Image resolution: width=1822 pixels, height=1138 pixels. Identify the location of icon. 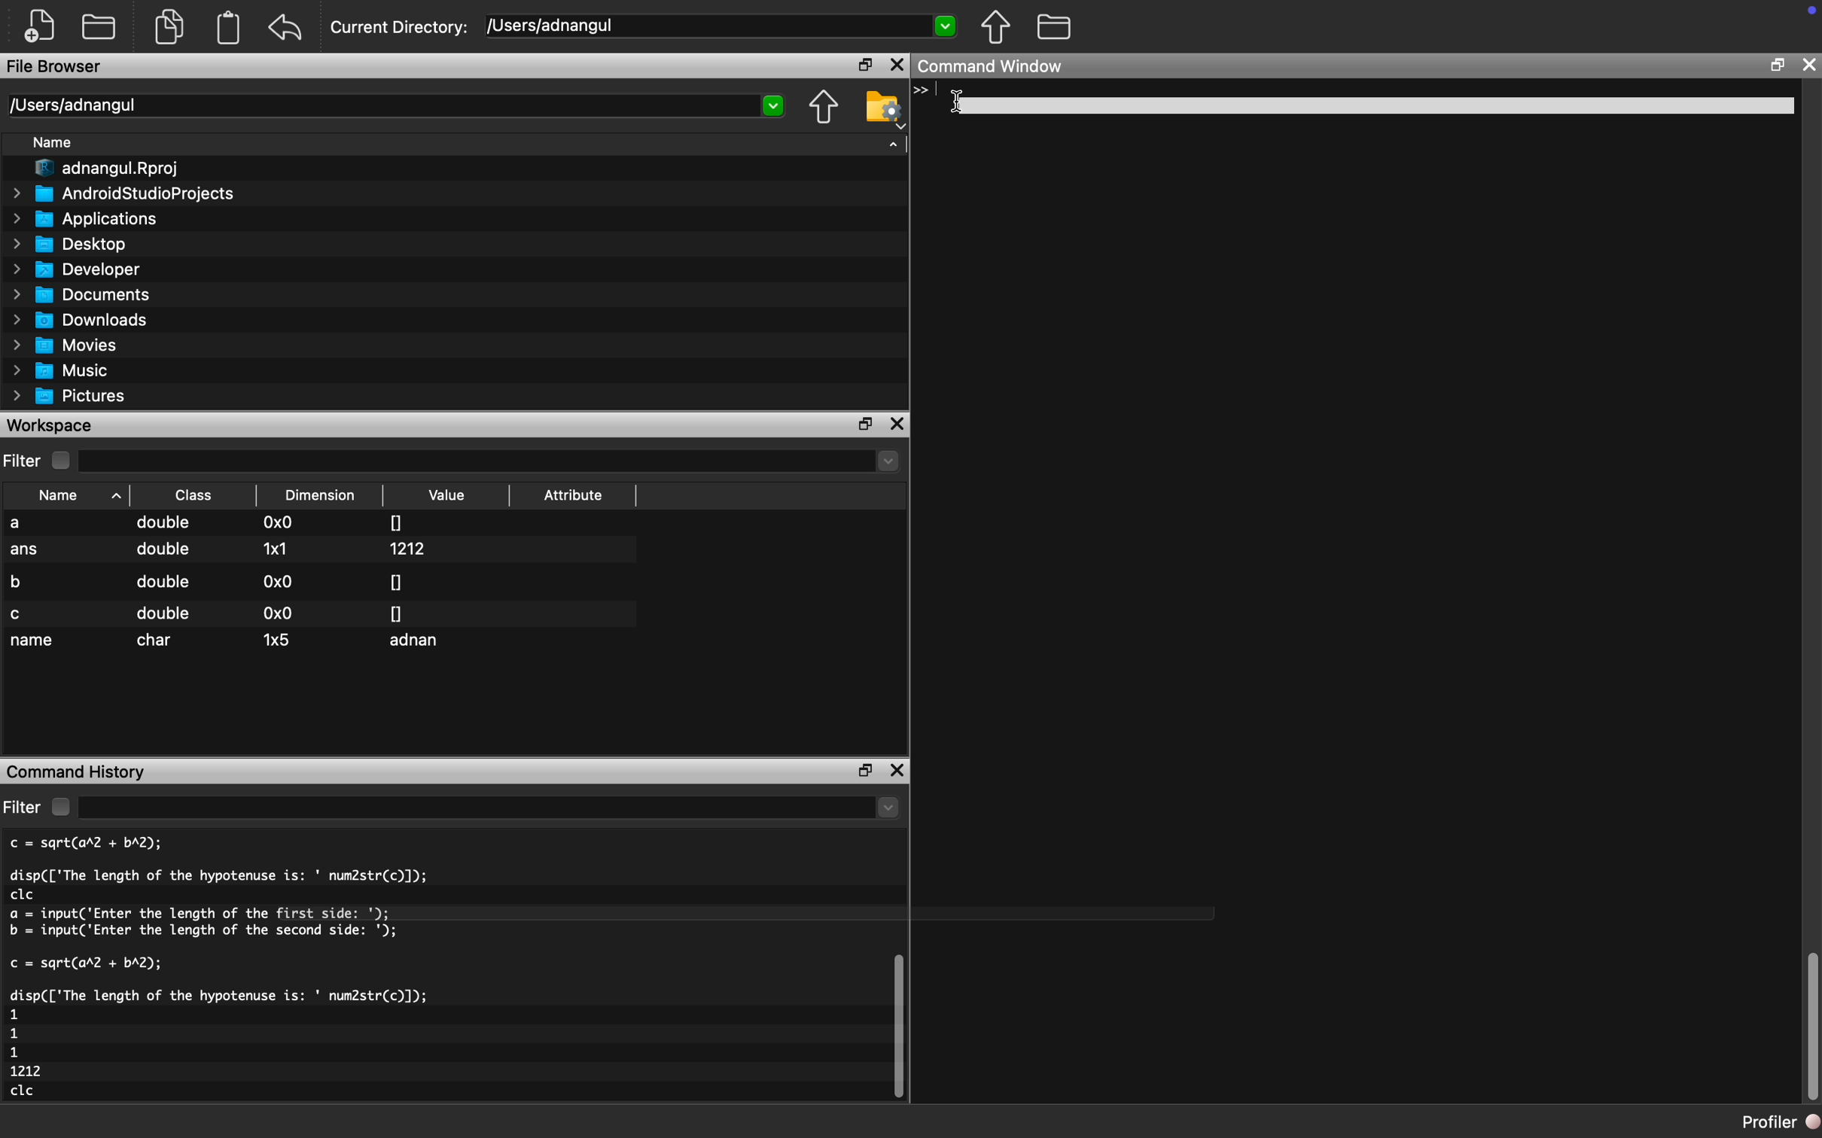
(1802, 14).